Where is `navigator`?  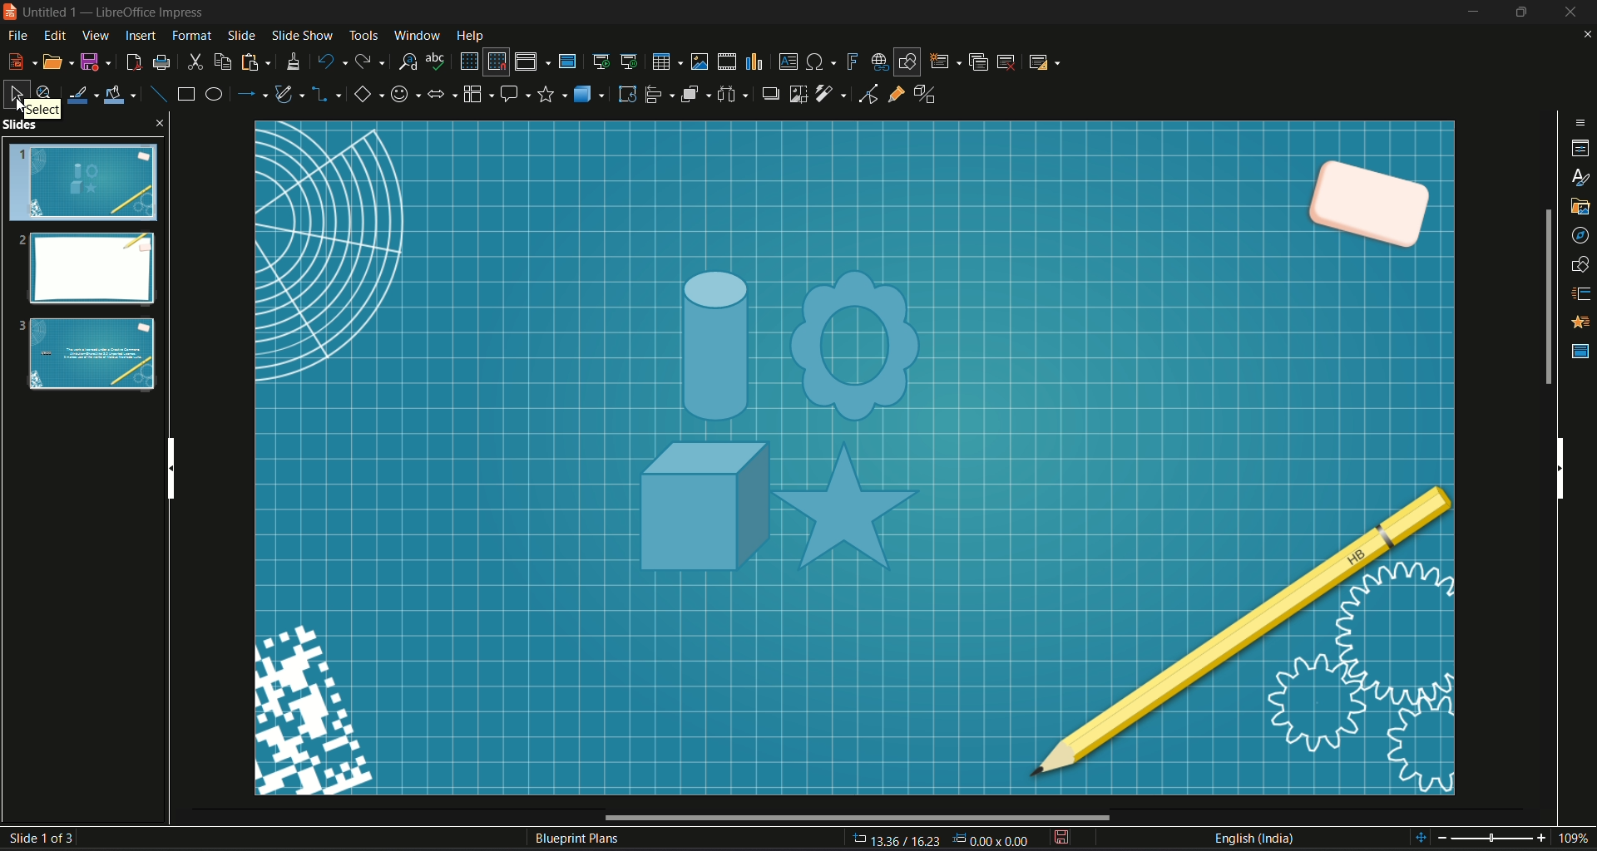 navigator is located at coordinates (1580, 238).